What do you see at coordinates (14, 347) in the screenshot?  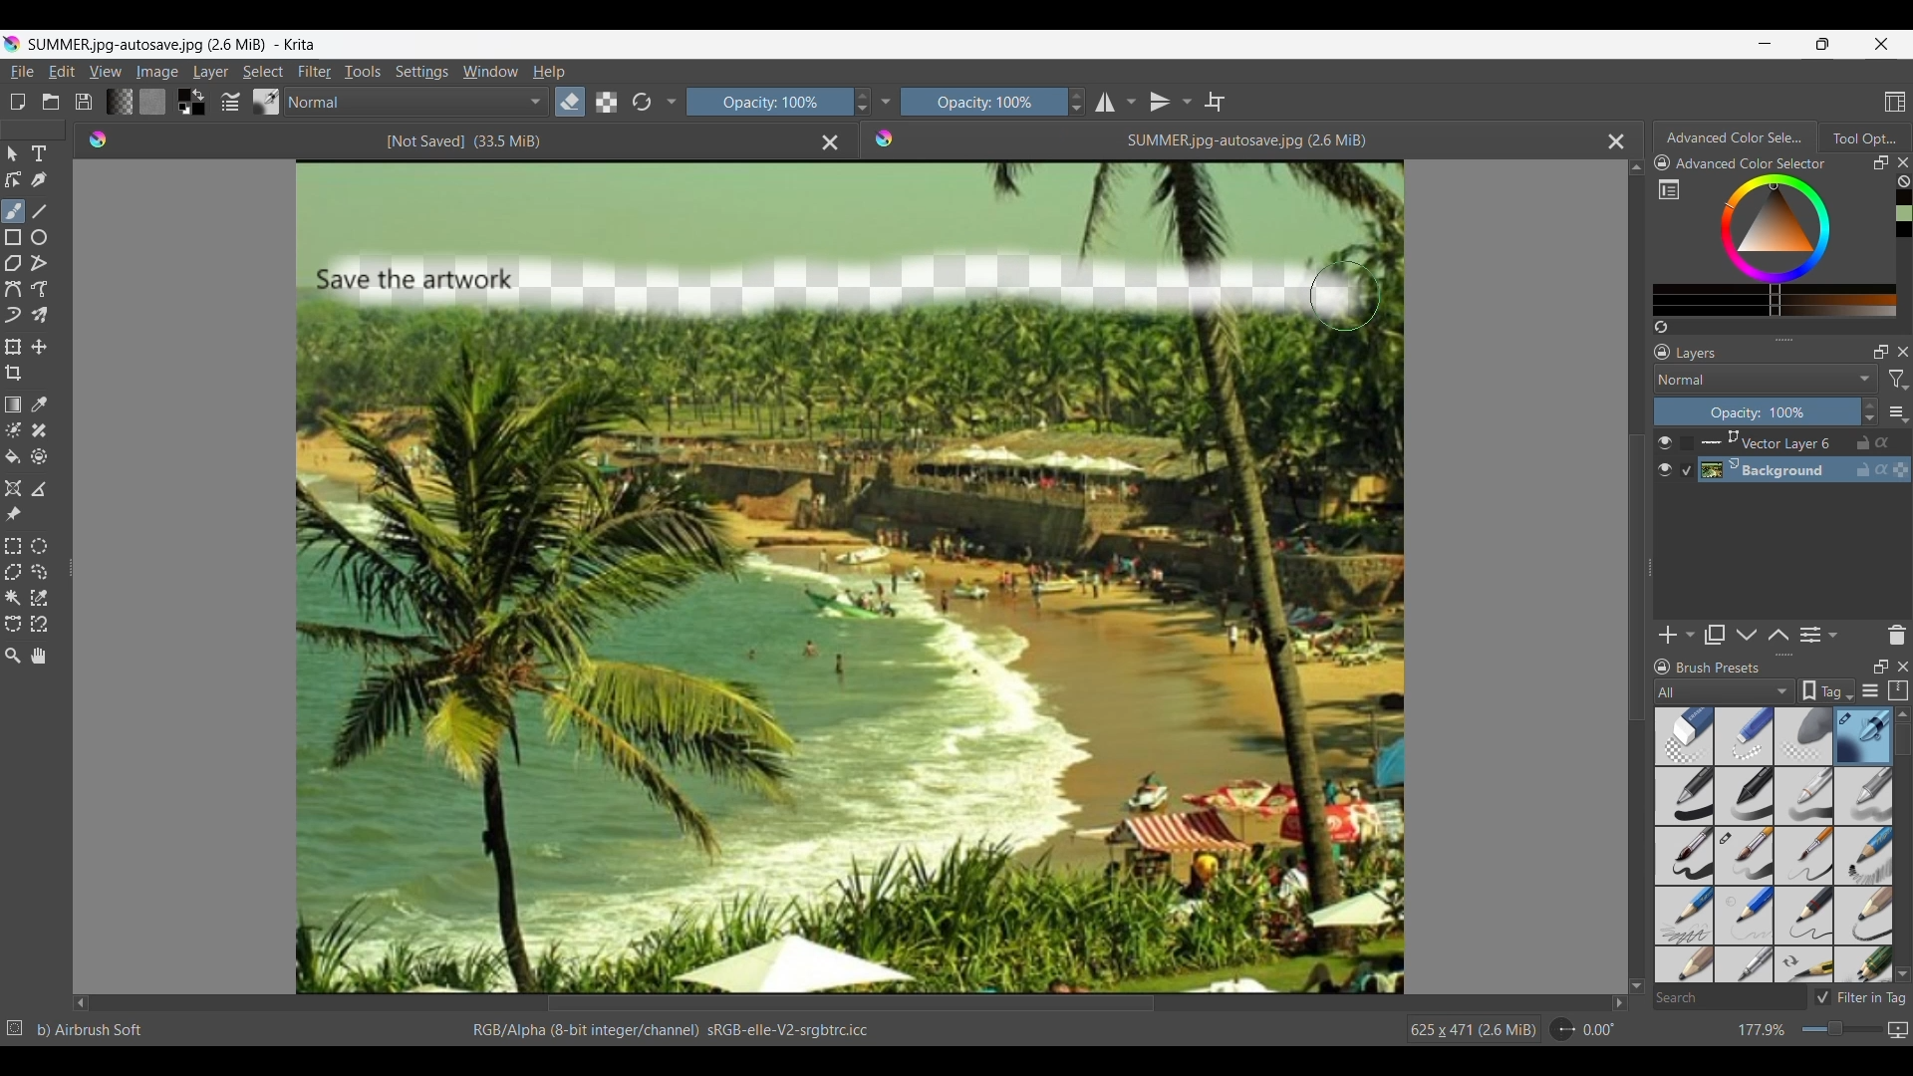 I see `Transform a layer or selection` at bounding box center [14, 347].